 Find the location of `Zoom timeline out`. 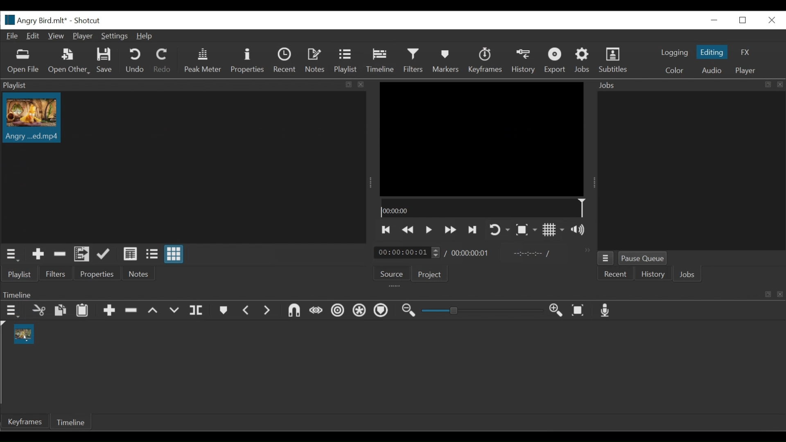

Zoom timeline out is located at coordinates (408, 310).